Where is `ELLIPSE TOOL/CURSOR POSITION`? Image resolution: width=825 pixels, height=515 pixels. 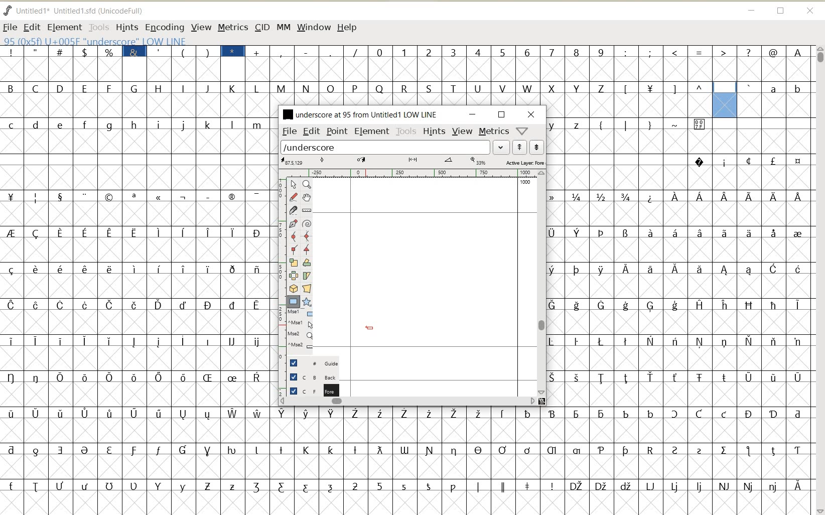
ELLIPSE TOOL/CURSOR POSITION is located at coordinates (369, 328).